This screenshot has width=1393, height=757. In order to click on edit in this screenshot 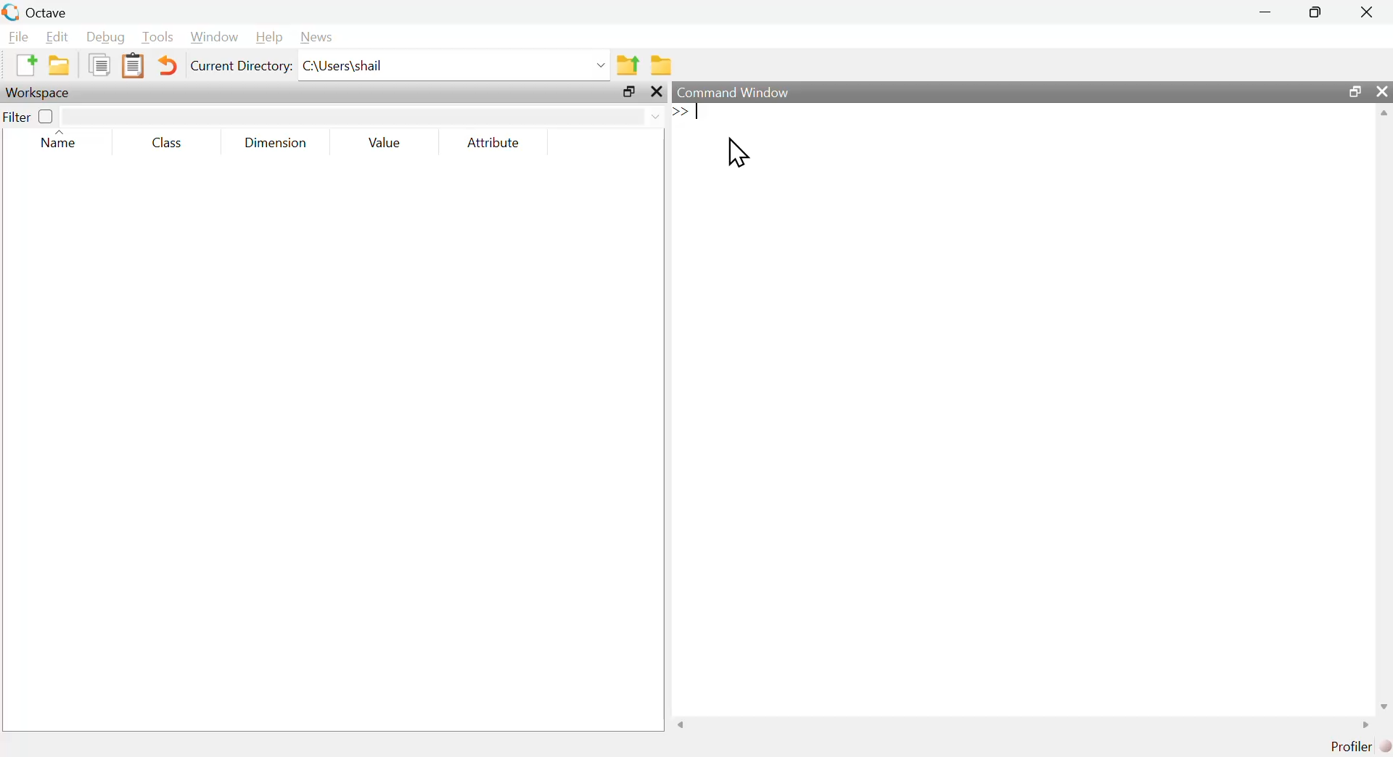, I will do `click(58, 37)`.